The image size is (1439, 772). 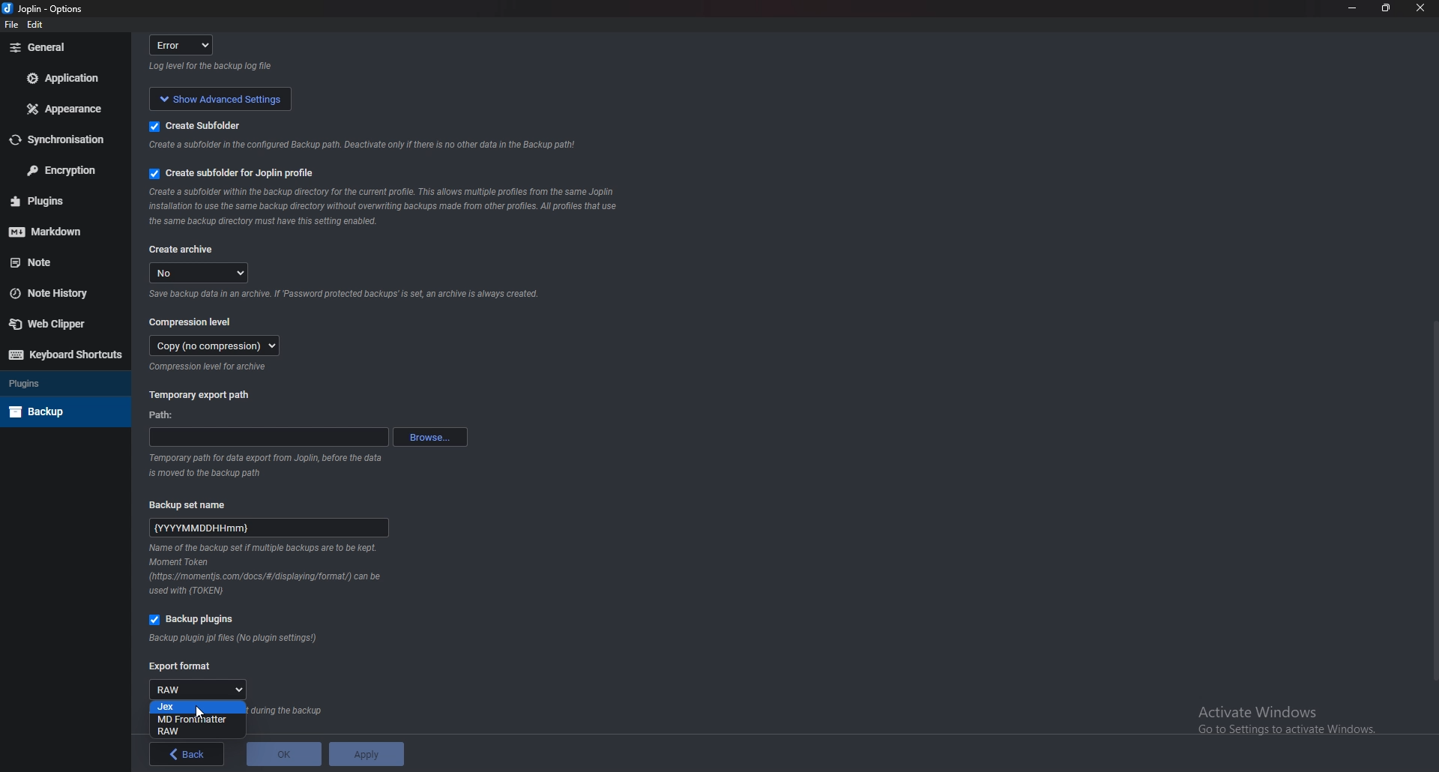 I want to click on Plugins, so click(x=61, y=382).